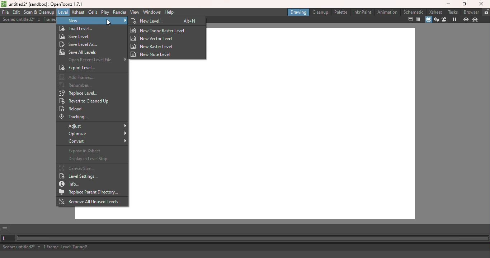 The height and width of the screenshot is (258, 490). What do you see at coordinates (90, 201) in the screenshot?
I see `Remove all unused levels` at bounding box center [90, 201].